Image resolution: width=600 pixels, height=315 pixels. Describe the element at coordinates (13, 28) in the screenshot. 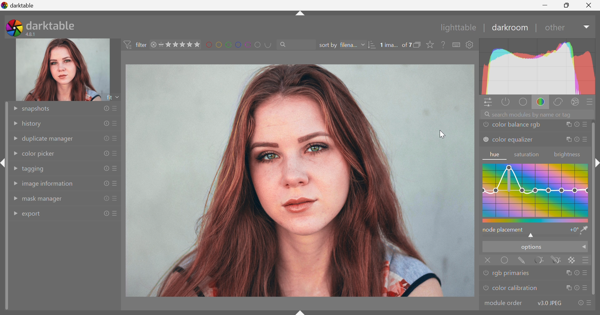

I see `darktable icon` at that location.